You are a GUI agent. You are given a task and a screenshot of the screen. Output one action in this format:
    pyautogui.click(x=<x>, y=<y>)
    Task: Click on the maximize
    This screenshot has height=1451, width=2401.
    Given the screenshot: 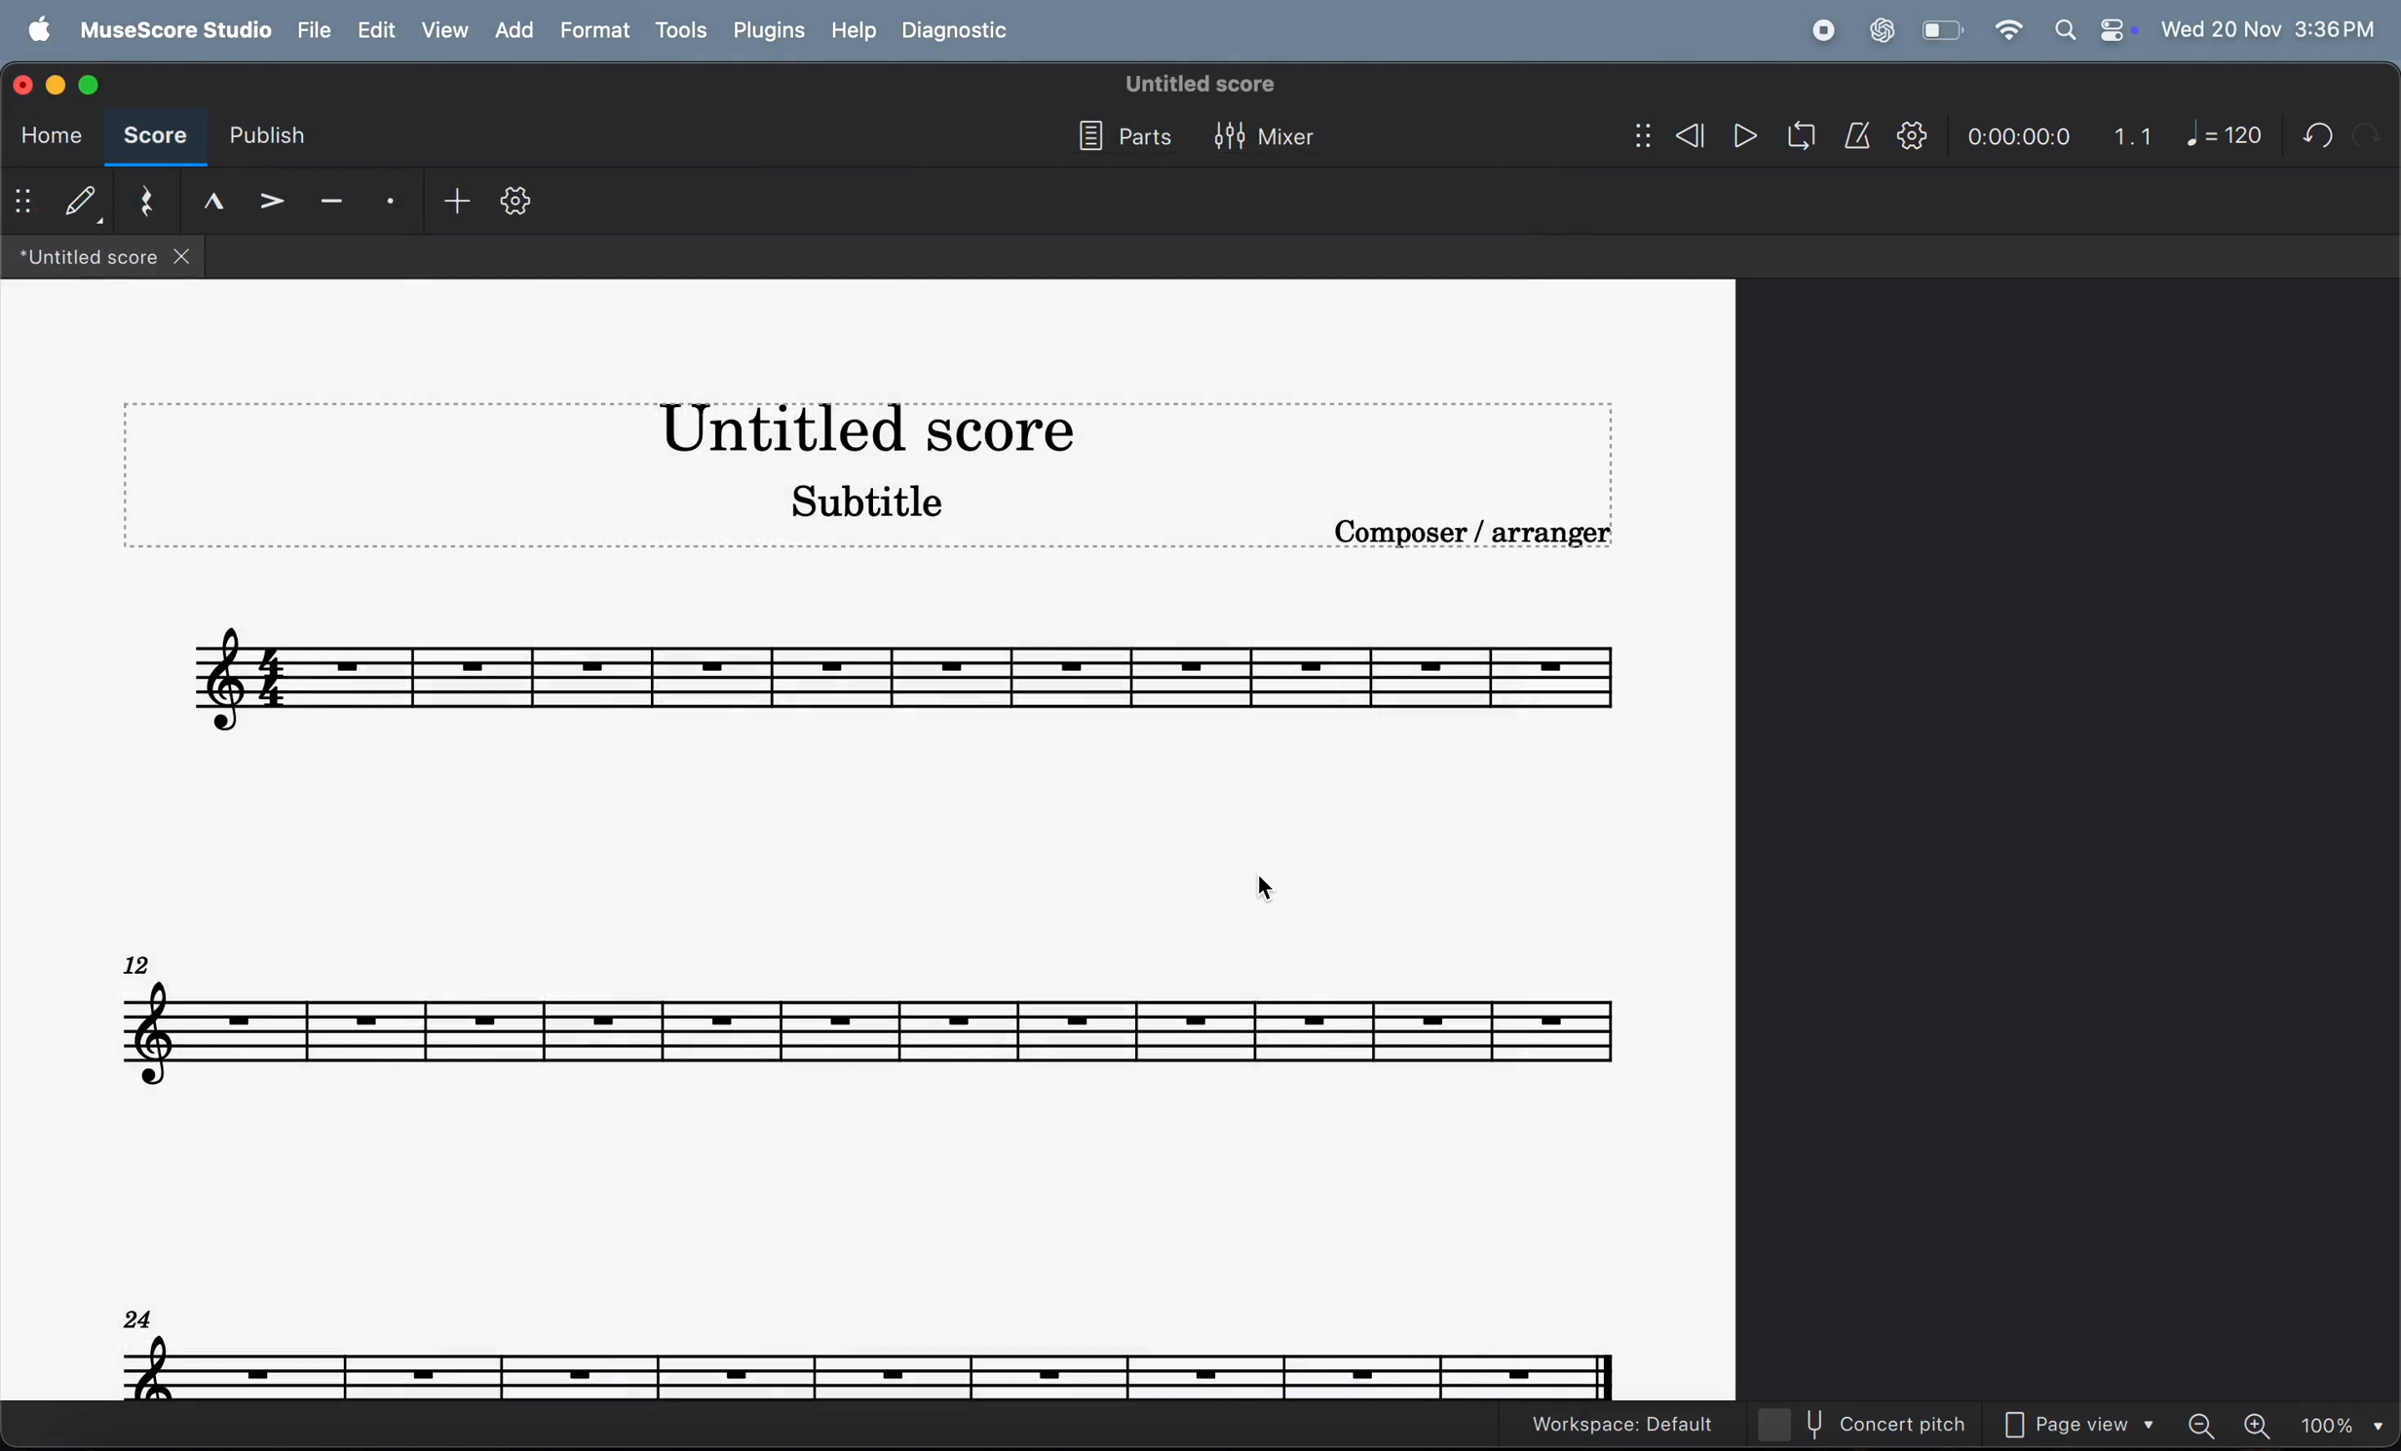 What is the action you would take?
    pyautogui.click(x=89, y=82)
    